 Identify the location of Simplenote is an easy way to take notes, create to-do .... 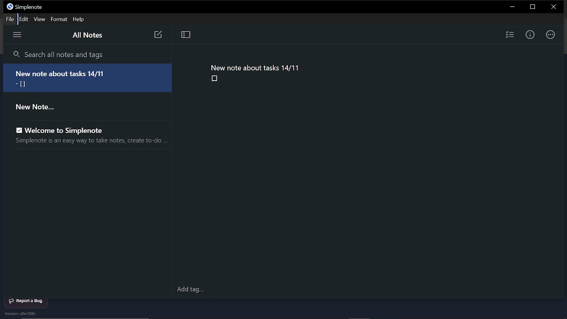
(89, 142).